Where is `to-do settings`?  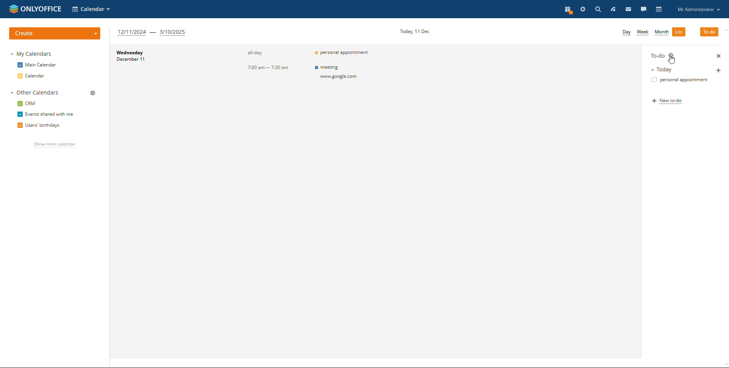 to-do settings is located at coordinates (672, 55).